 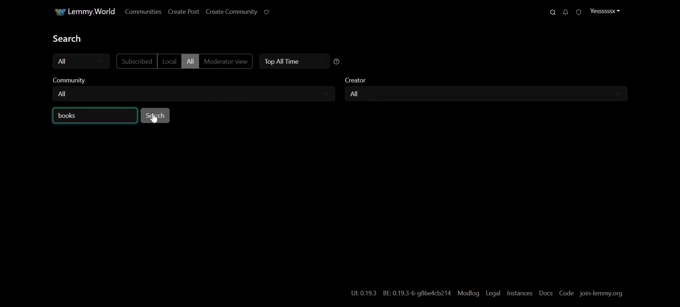 I want to click on Instances, so click(x=519, y=293).